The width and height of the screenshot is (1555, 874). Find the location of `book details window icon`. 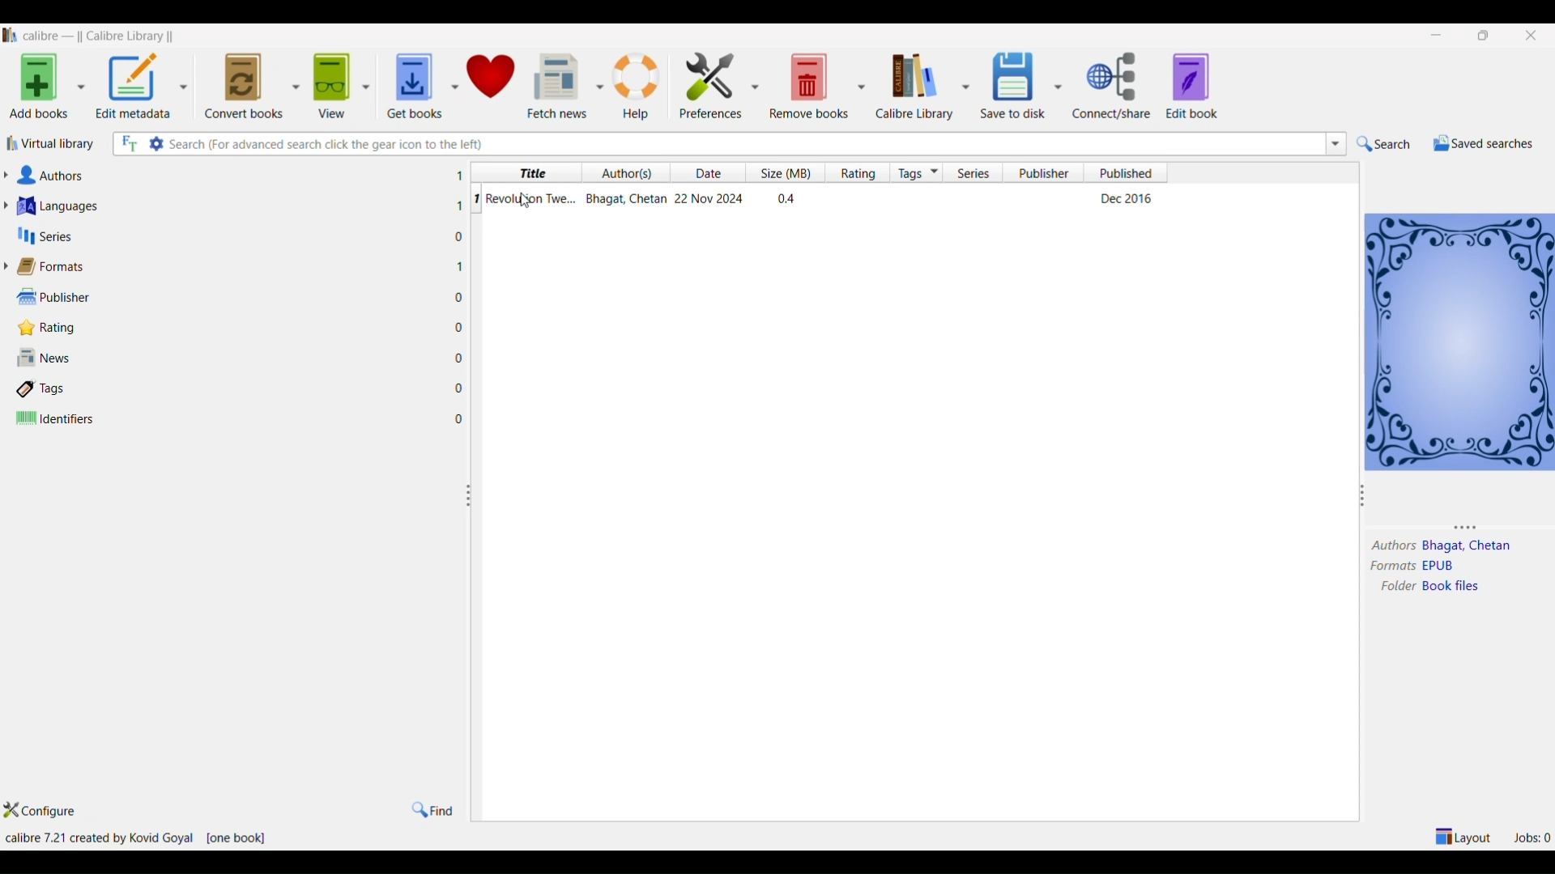

book details window icon is located at coordinates (1459, 340).